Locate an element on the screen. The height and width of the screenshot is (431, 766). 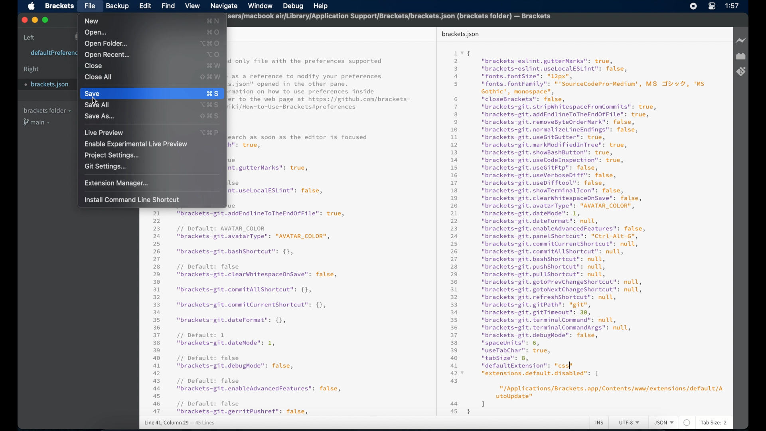
screen recorder icon is located at coordinates (694, 6).